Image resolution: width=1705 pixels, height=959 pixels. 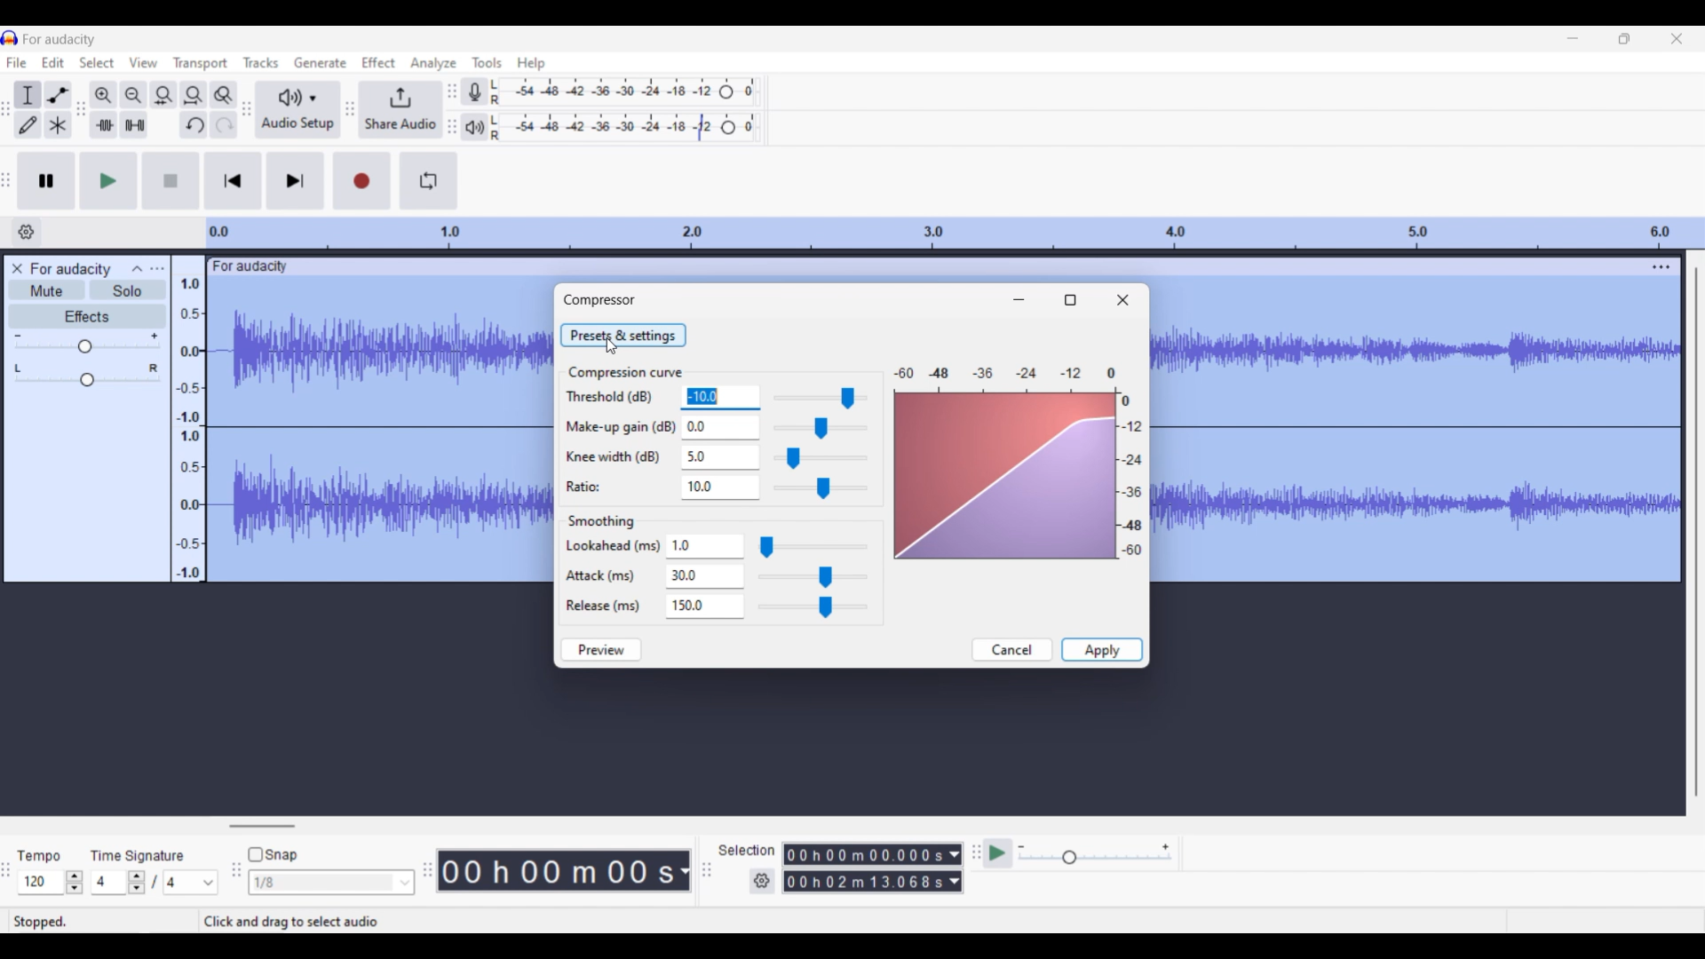 What do you see at coordinates (400, 110) in the screenshot?
I see `Share audio` at bounding box center [400, 110].